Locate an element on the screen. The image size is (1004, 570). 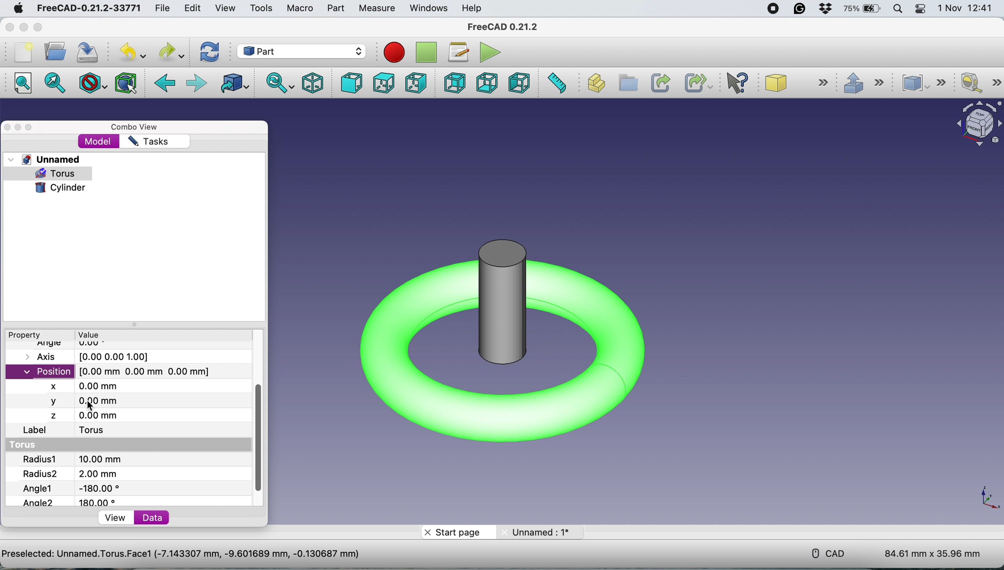
sync view is located at coordinates (280, 84).